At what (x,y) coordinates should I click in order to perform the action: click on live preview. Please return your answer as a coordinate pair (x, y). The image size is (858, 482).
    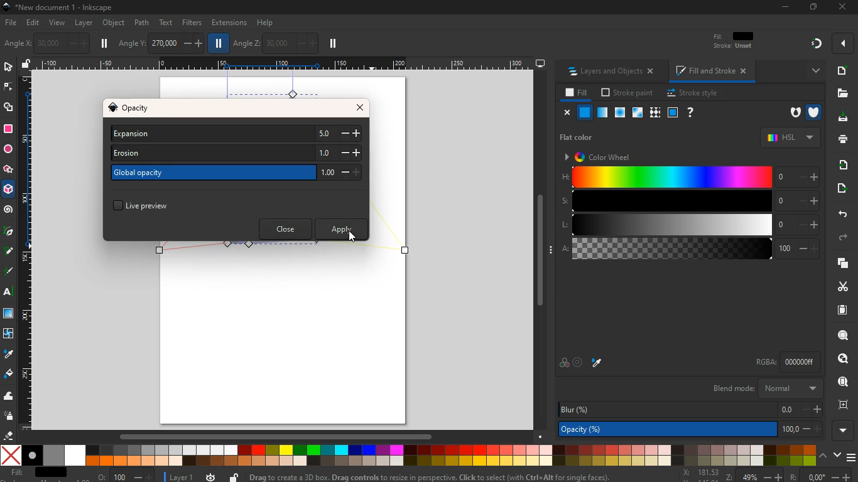
    Looking at the image, I should click on (151, 204).